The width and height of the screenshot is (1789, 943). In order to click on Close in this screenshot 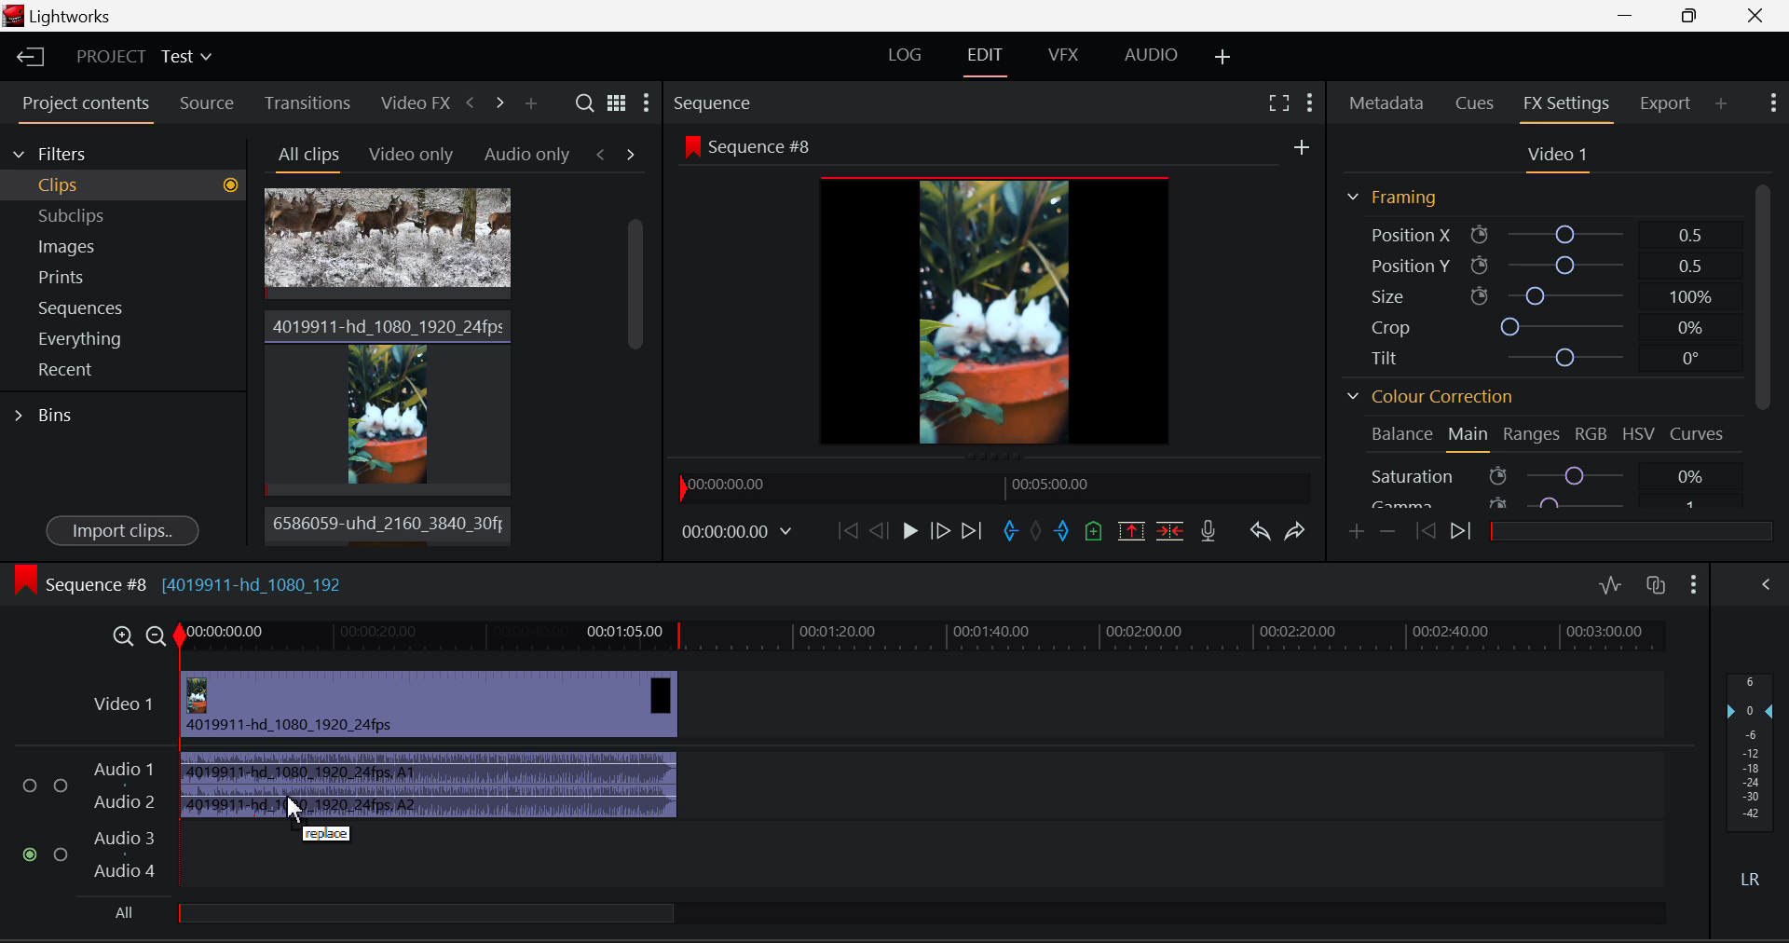, I will do `click(1755, 16)`.